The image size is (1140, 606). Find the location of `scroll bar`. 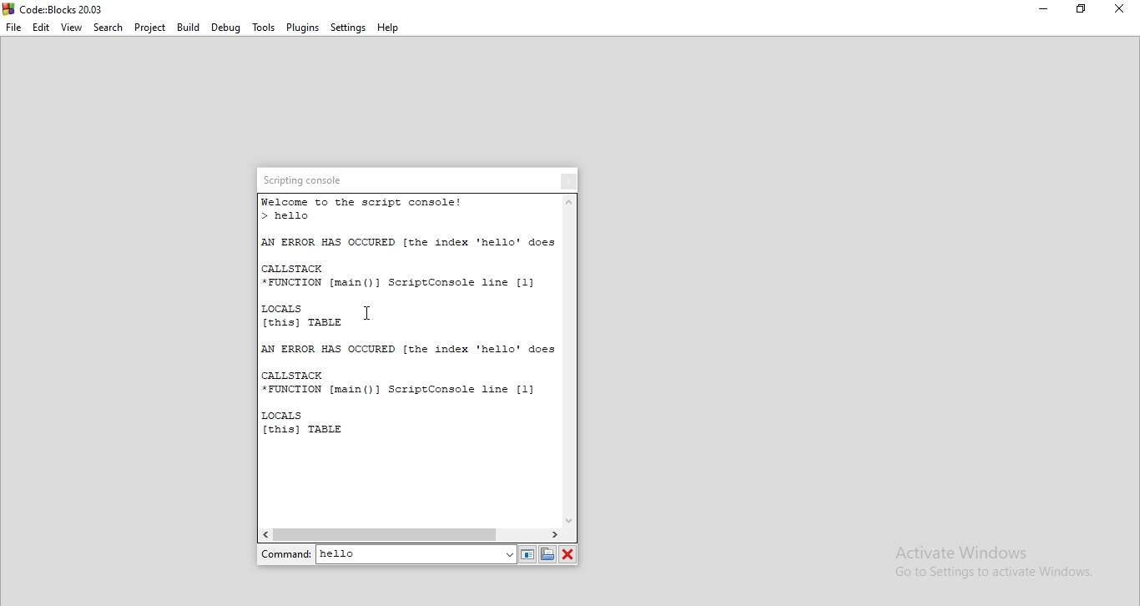

scroll bar is located at coordinates (418, 533).